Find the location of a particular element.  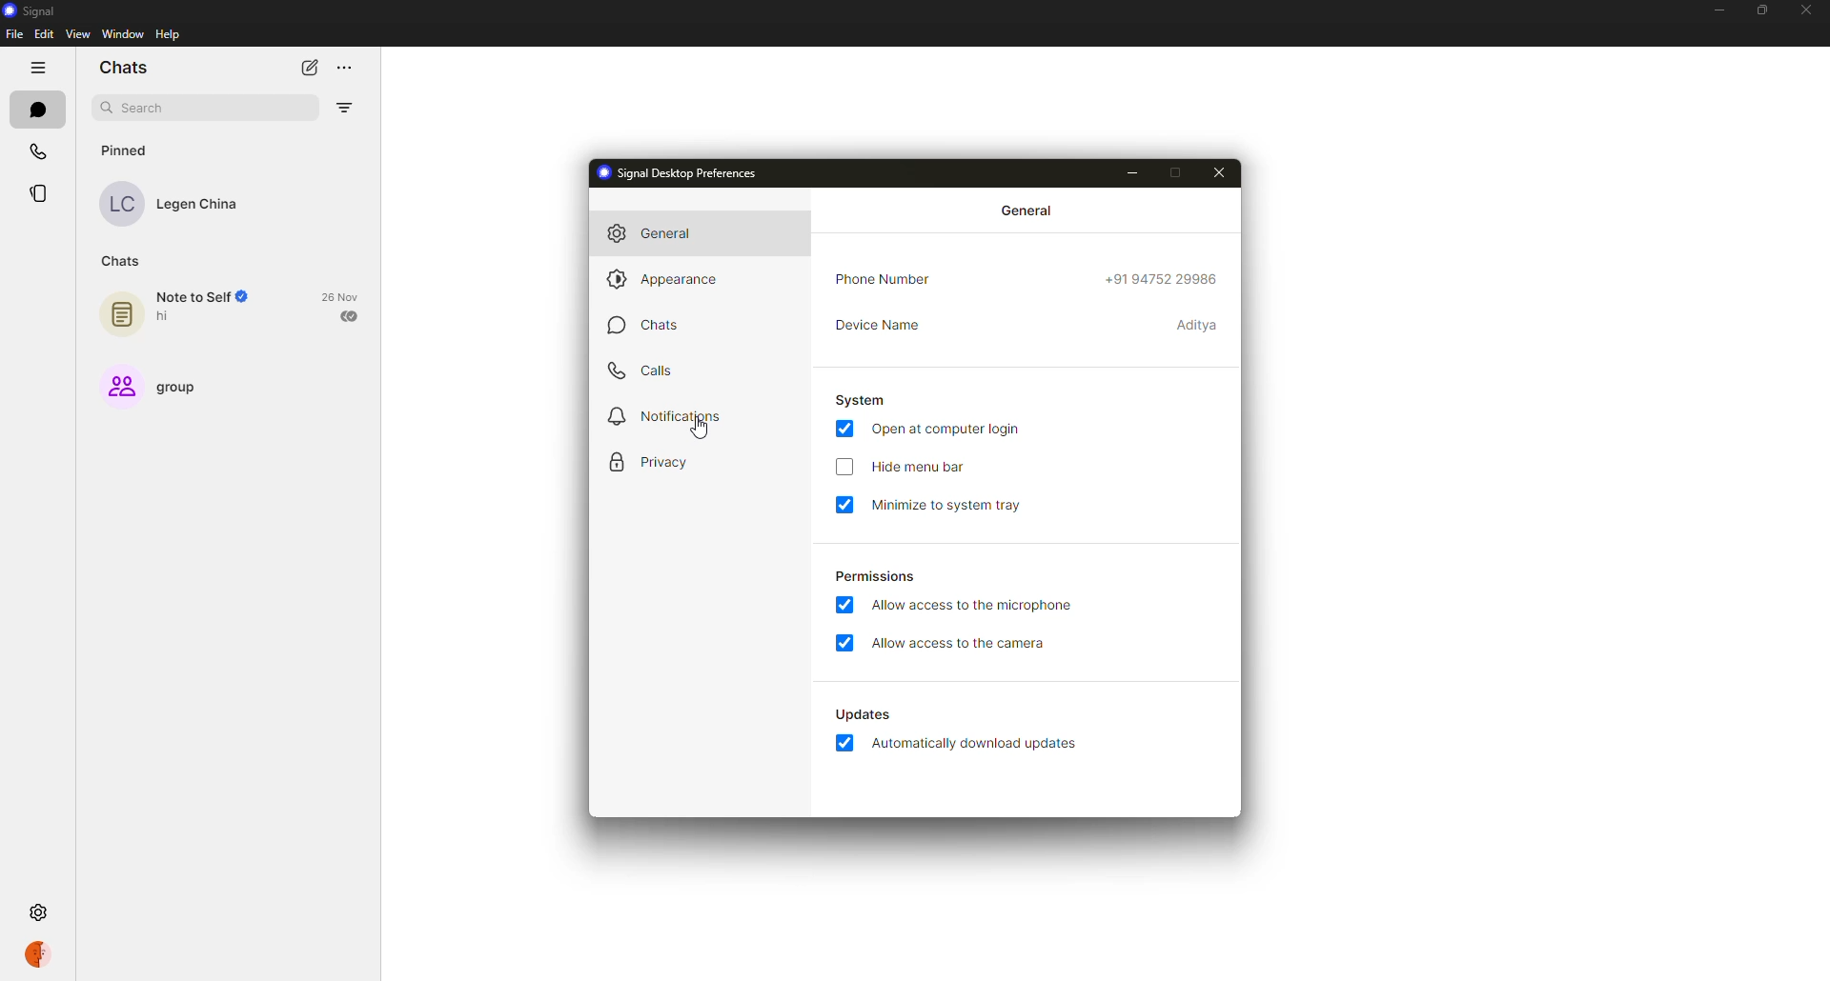

profile is located at coordinates (38, 956).